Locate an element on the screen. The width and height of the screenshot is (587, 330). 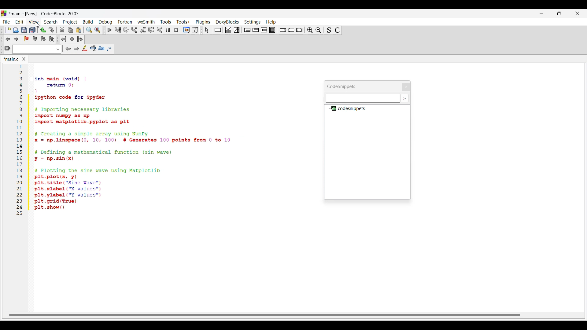
Toggle source is located at coordinates (329, 30).